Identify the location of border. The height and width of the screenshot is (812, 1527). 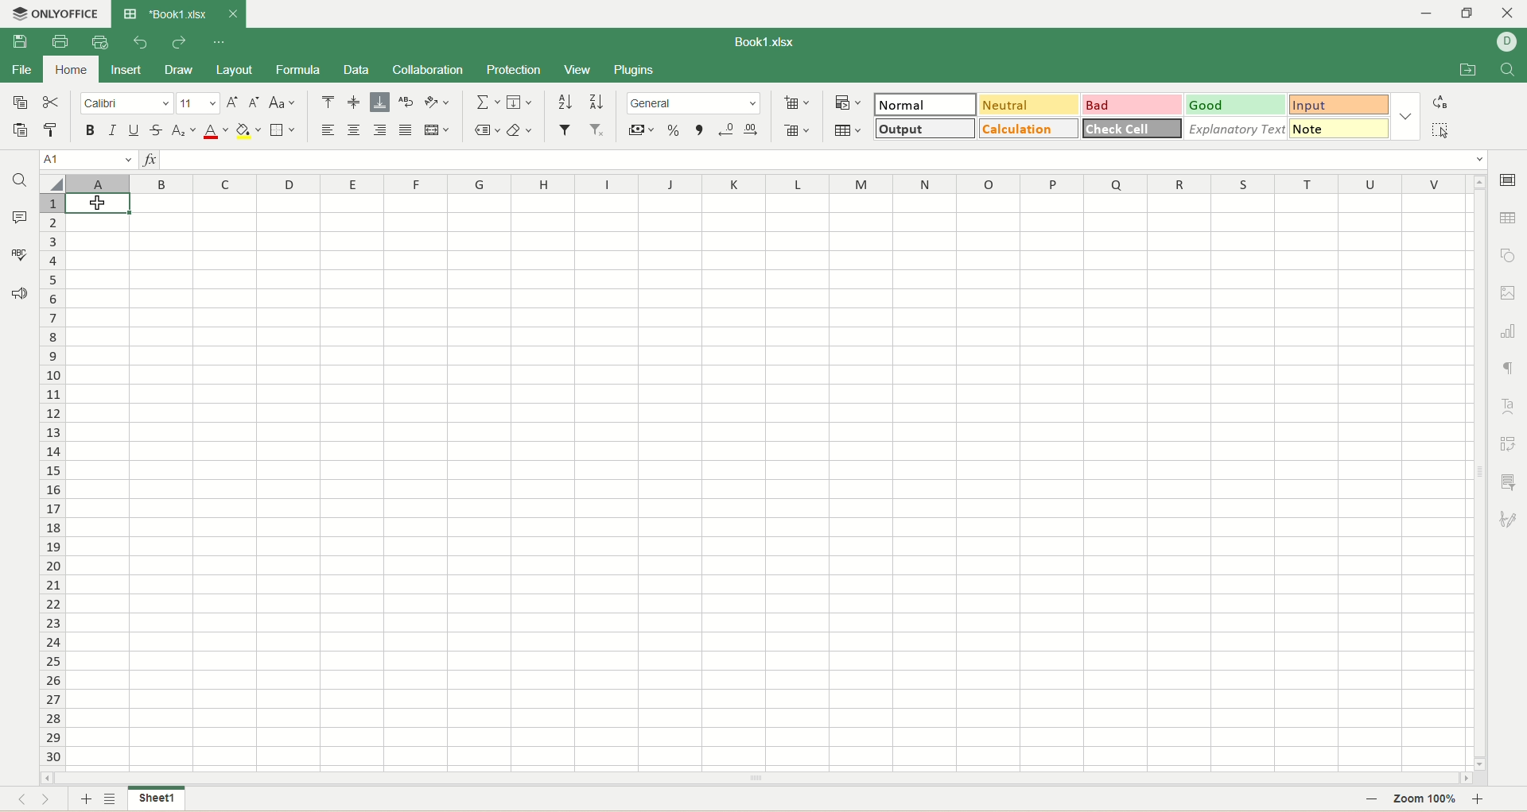
(281, 131).